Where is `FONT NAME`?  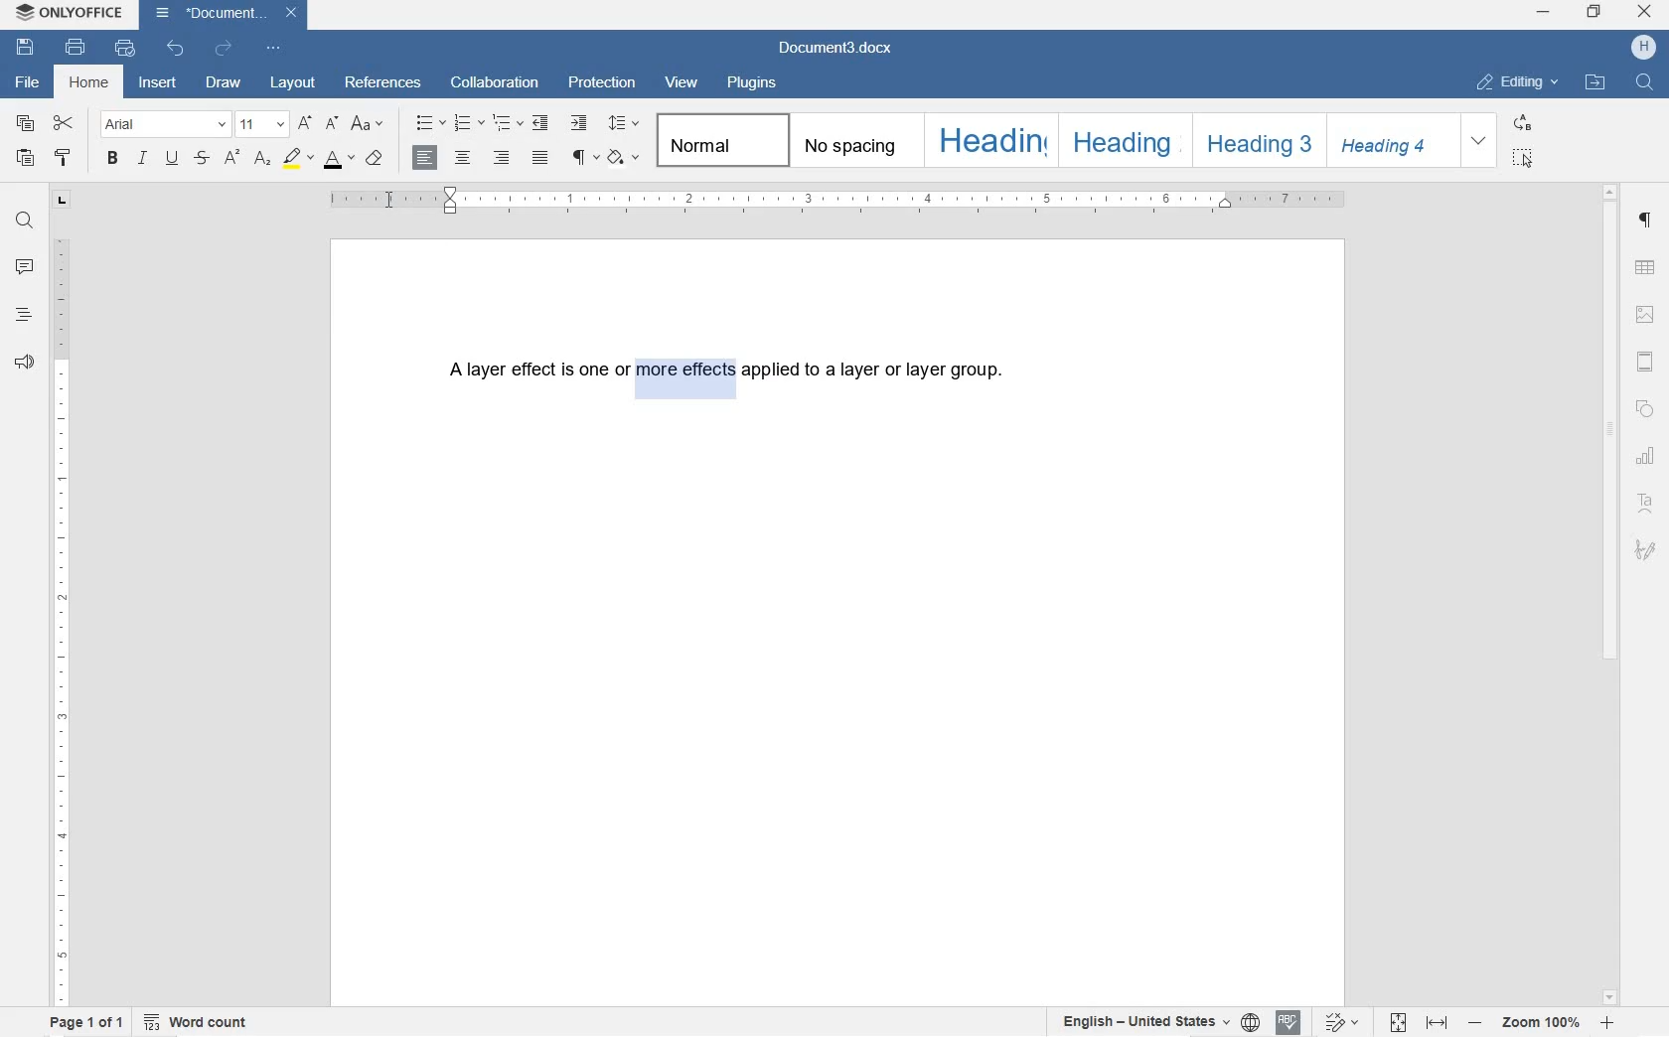 FONT NAME is located at coordinates (164, 123).